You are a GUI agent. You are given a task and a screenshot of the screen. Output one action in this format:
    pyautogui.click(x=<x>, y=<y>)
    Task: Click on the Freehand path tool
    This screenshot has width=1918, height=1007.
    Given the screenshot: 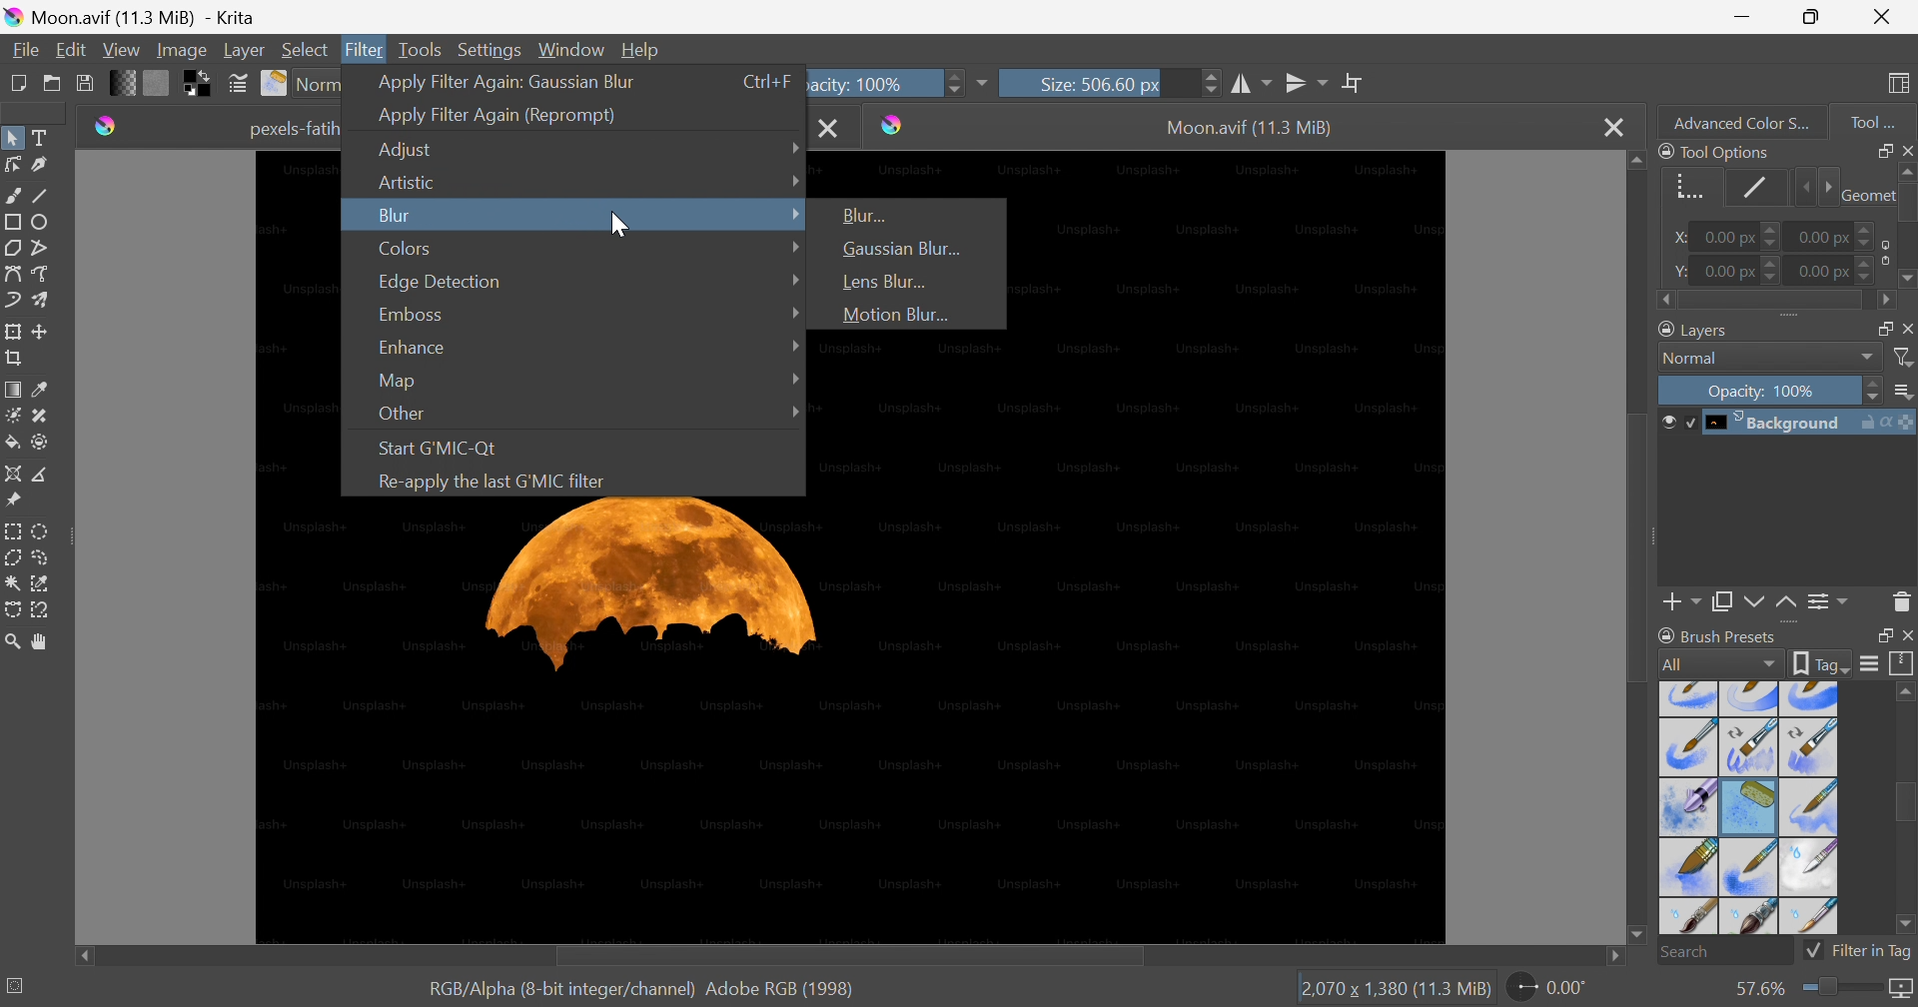 What is the action you would take?
    pyautogui.click(x=41, y=274)
    